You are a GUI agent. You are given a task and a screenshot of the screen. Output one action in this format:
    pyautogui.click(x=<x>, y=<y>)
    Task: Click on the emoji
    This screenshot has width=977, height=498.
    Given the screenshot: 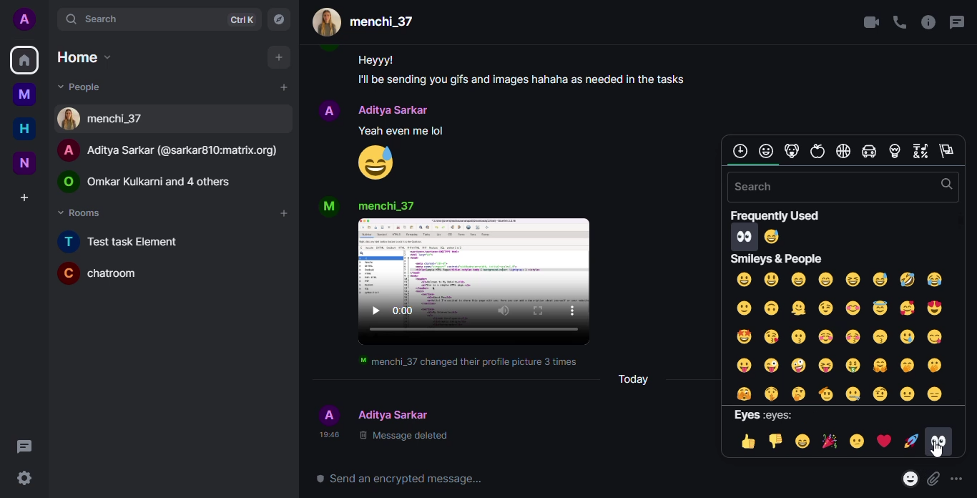 What is the action you would take?
    pyautogui.click(x=375, y=162)
    